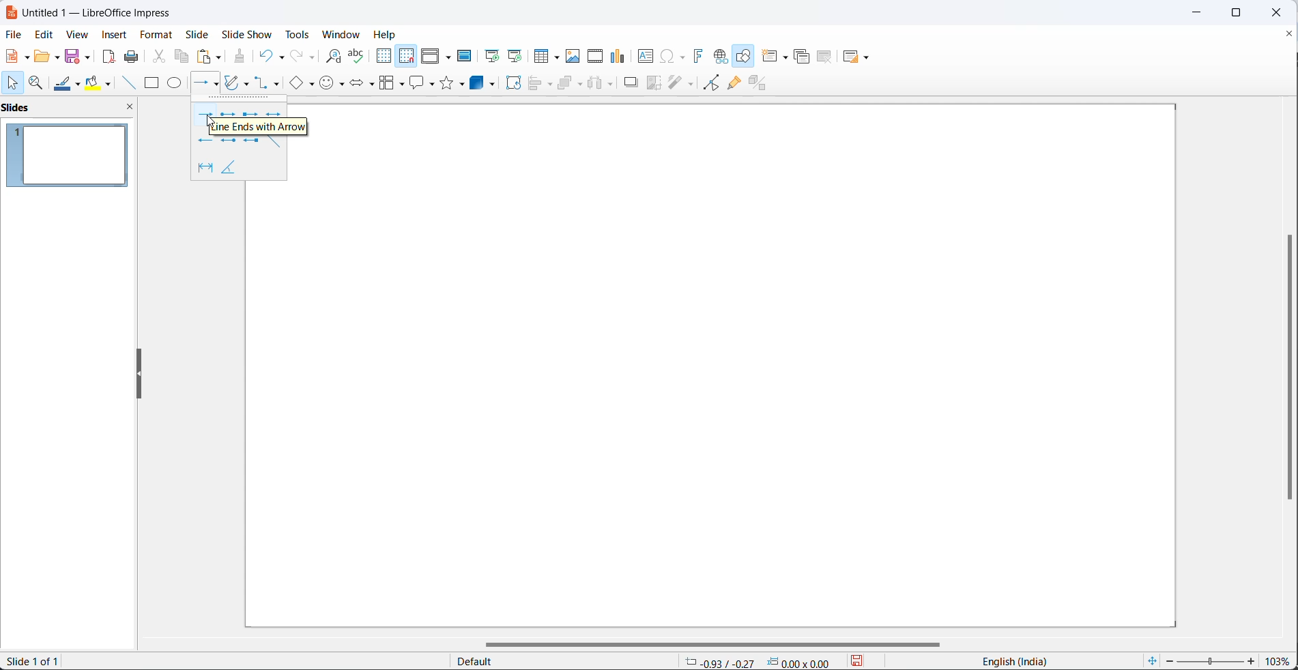 This screenshot has height=670, width=1298. I want to click on clone formatting, so click(239, 55).